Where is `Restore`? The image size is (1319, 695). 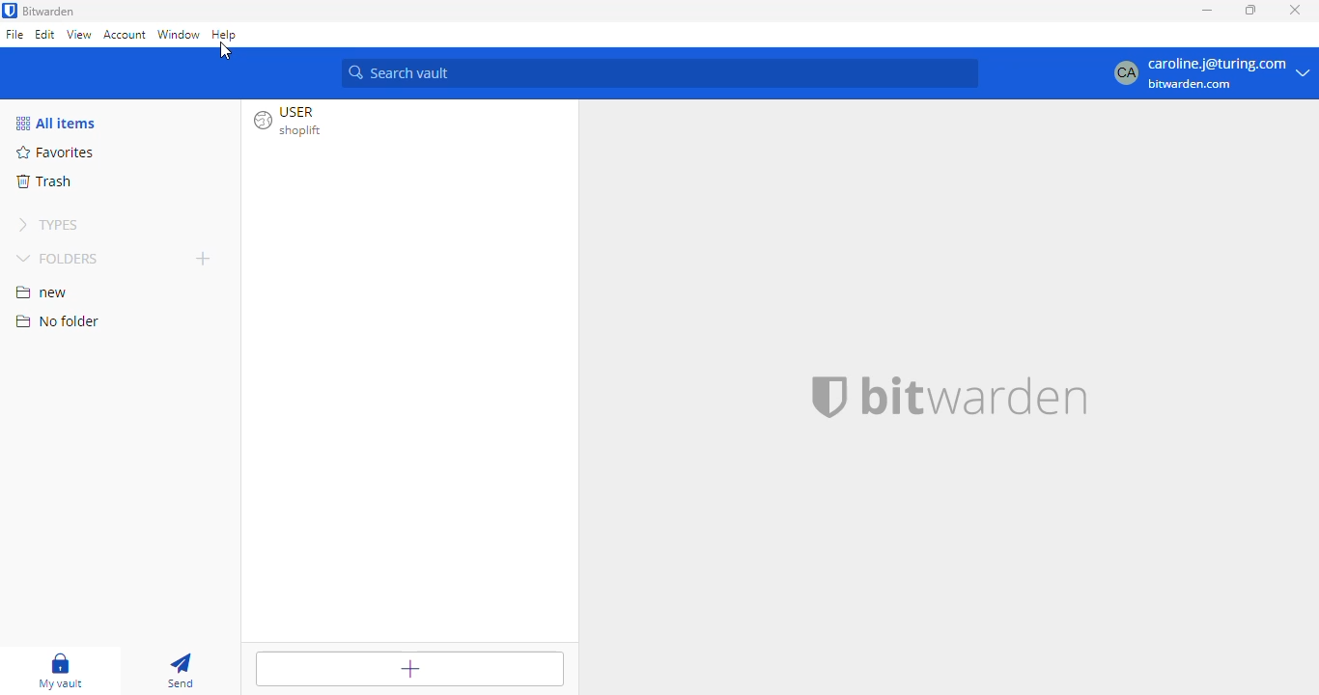 Restore is located at coordinates (1250, 11).